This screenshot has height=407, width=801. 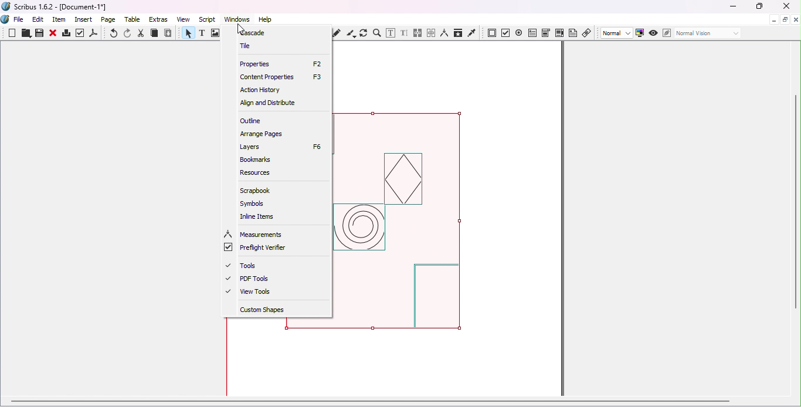 What do you see at coordinates (160, 19) in the screenshot?
I see `Extras` at bounding box center [160, 19].